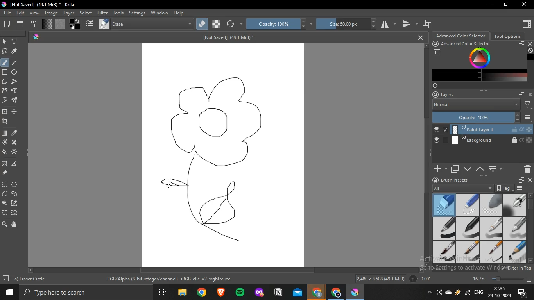 This screenshot has width=534, height=300. I want to click on Scrollbar, so click(530, 224).